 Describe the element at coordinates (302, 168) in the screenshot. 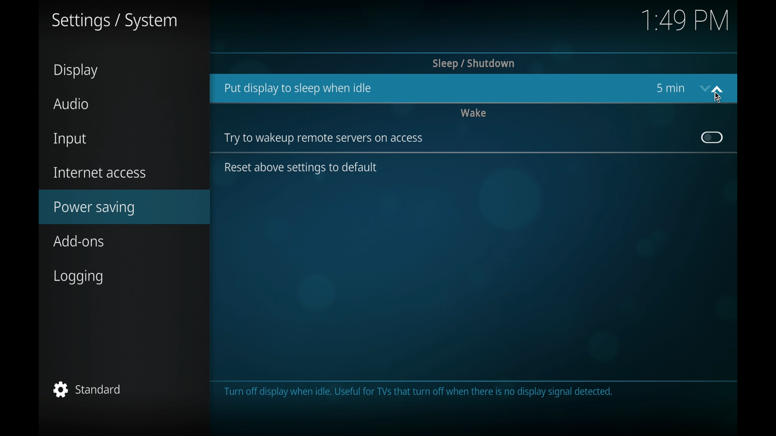

I see `reset above settings default` at that location.